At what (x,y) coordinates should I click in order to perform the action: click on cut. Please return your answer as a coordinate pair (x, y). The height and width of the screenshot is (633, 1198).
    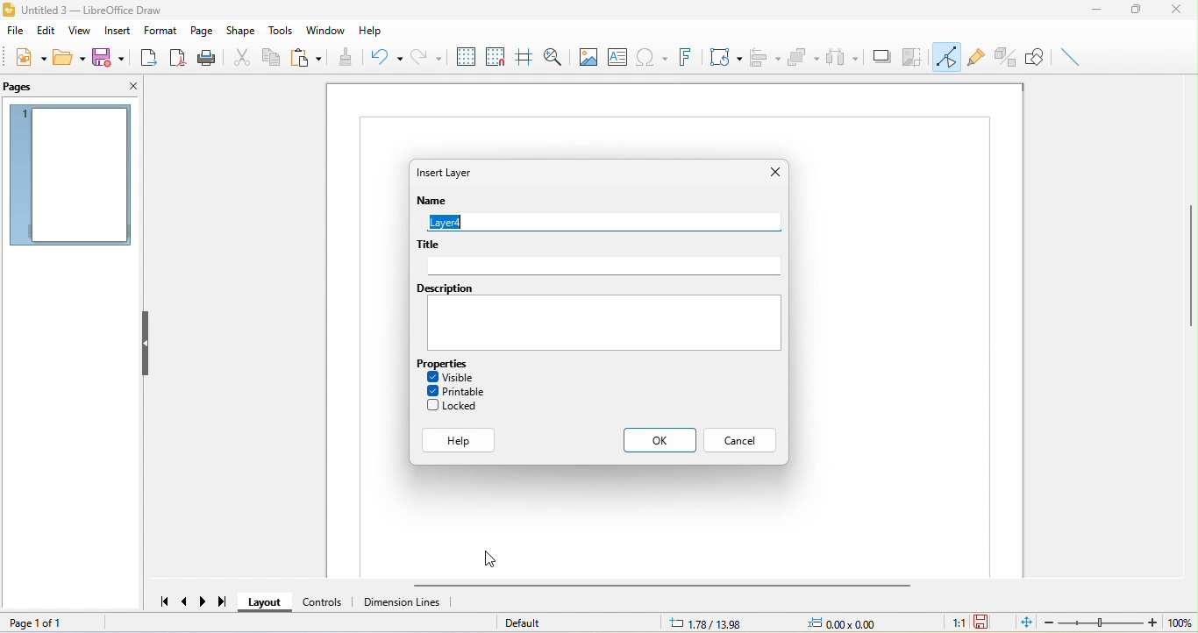
    Looking at the image, I should click on (242, 57).